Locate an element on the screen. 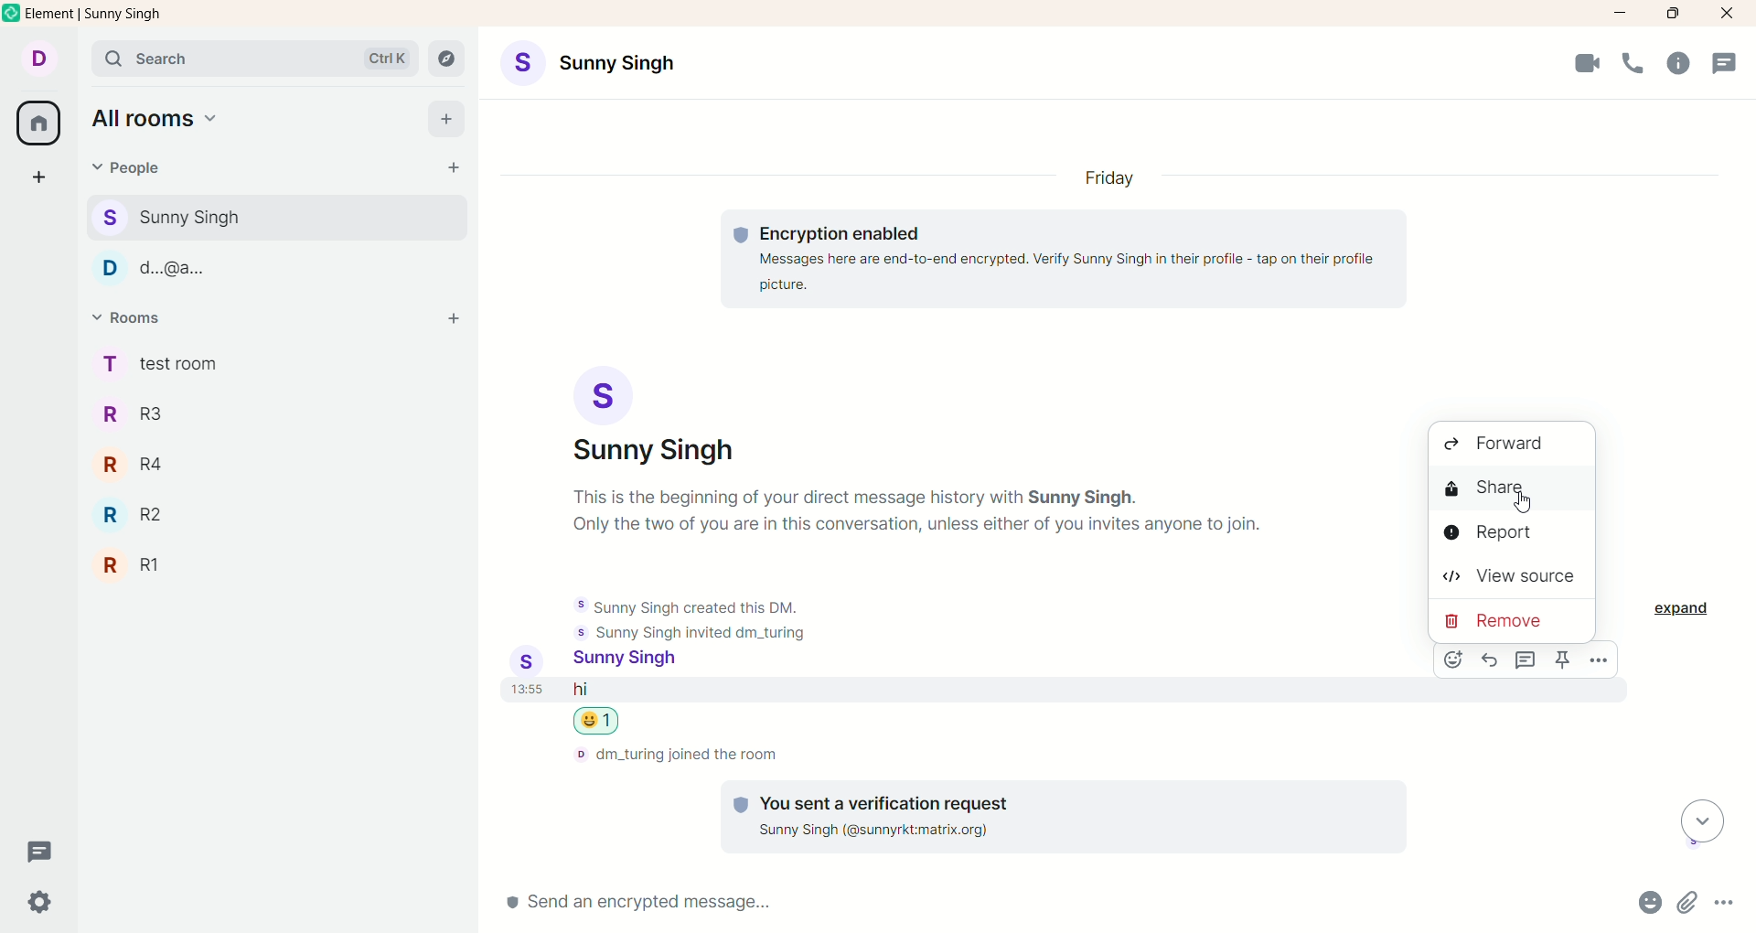  time is located at coordinates (524, 696).